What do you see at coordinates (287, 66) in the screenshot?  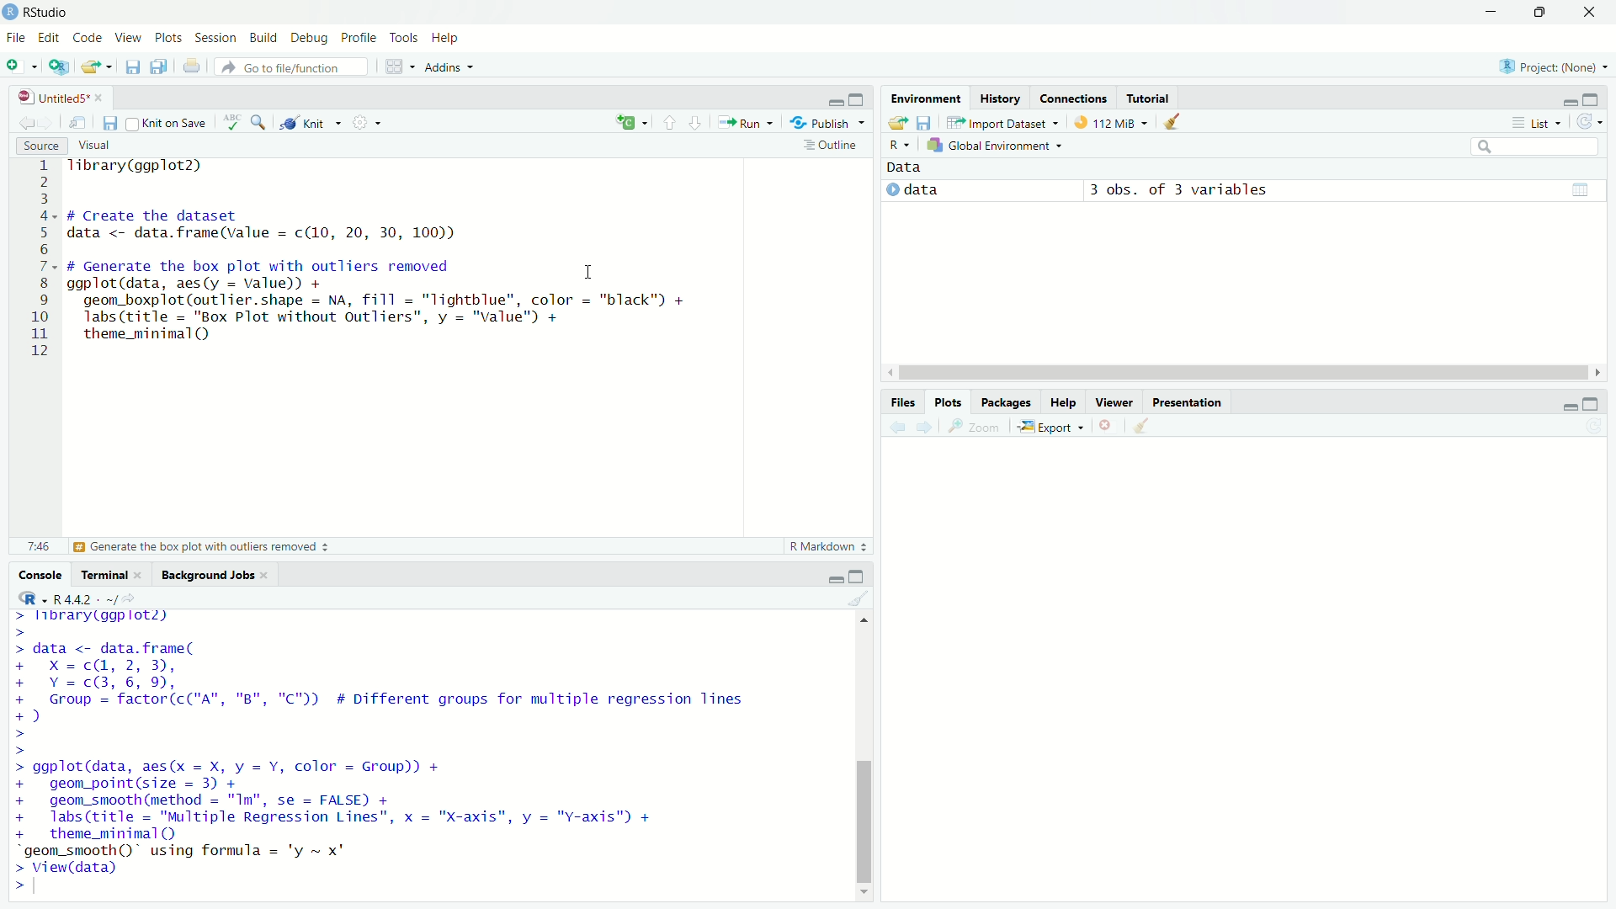 I see `) Go to file/function` at bounding box center [287, 66].